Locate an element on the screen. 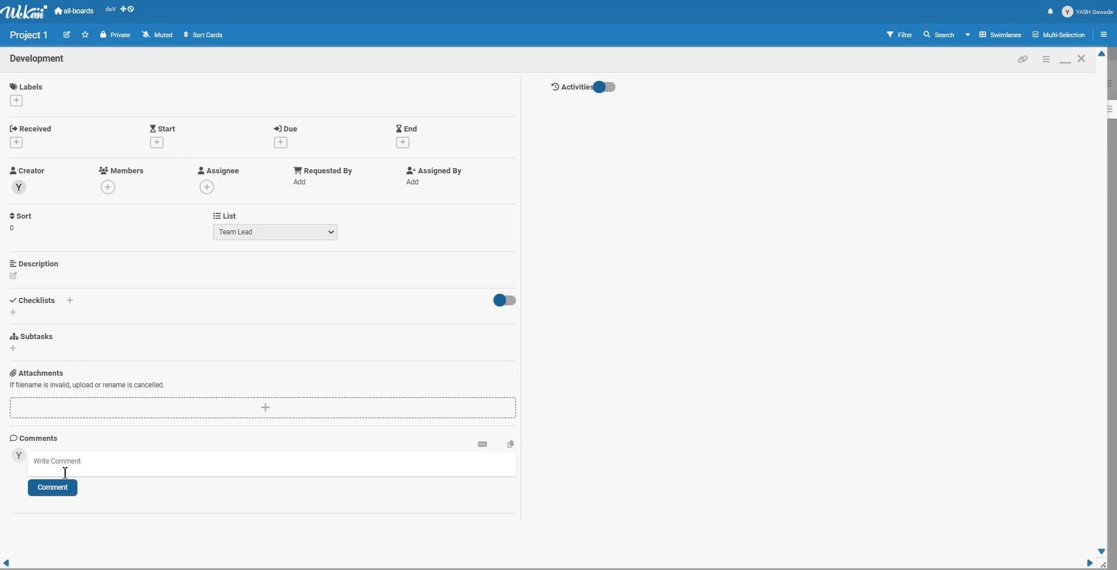  add is located at coordinates (110, 188).